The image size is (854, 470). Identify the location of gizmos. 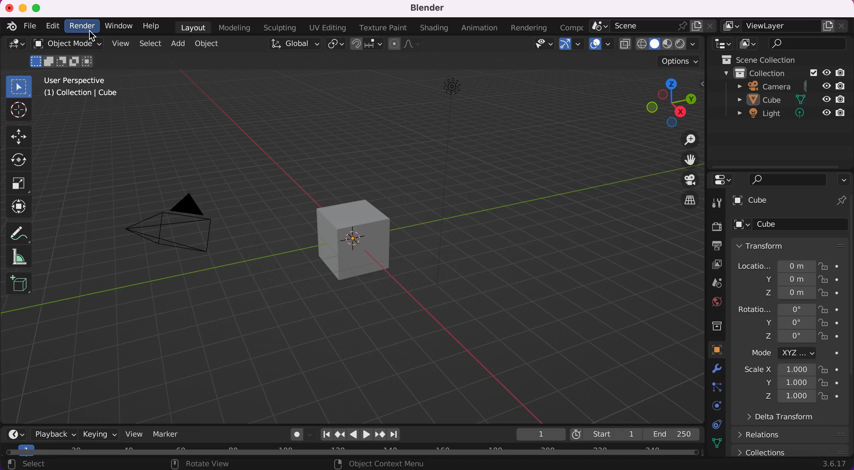
(572, 46).